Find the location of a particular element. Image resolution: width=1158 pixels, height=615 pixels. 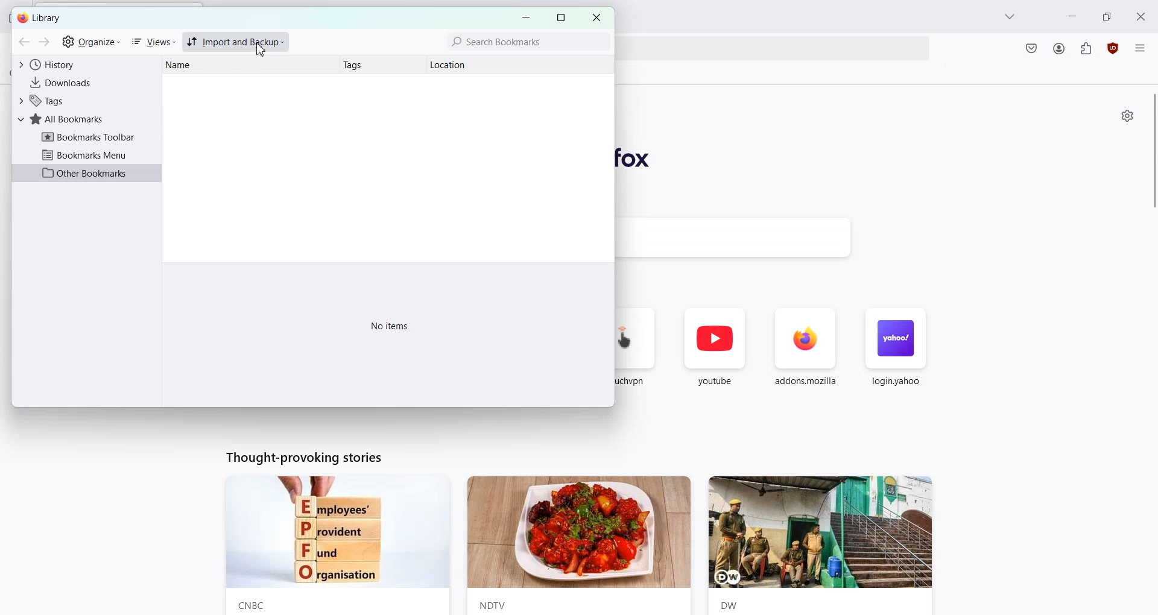

Organize is located at coordinates (91, 42).